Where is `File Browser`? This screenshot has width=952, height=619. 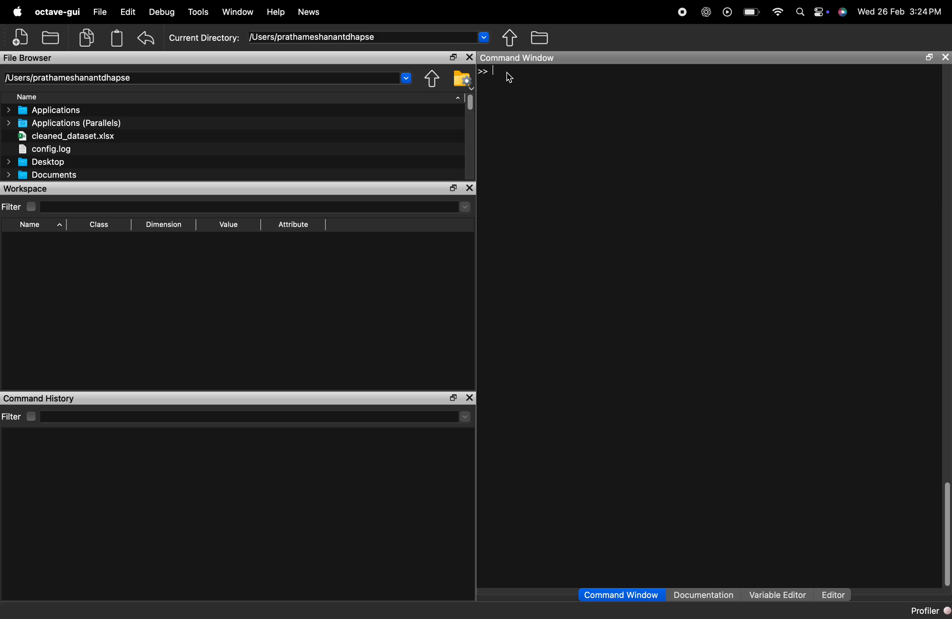 File Browser is located at coordinates (33, 57).